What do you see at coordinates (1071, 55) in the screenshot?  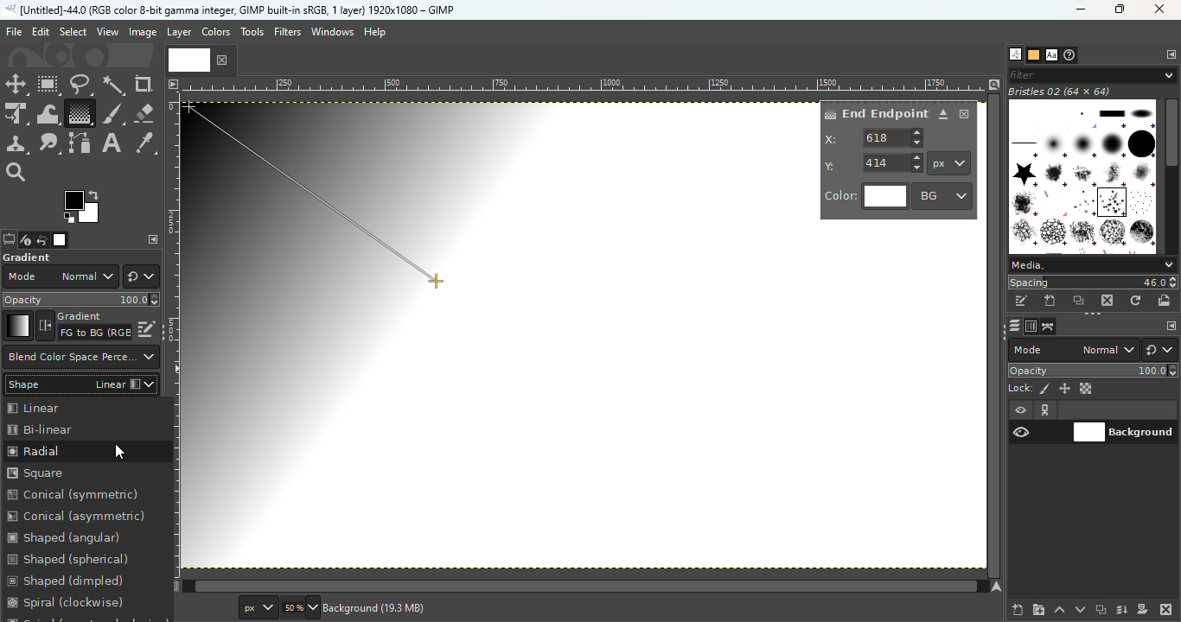 I see `Open the document history dialog` at bounding box center [1071, 55].